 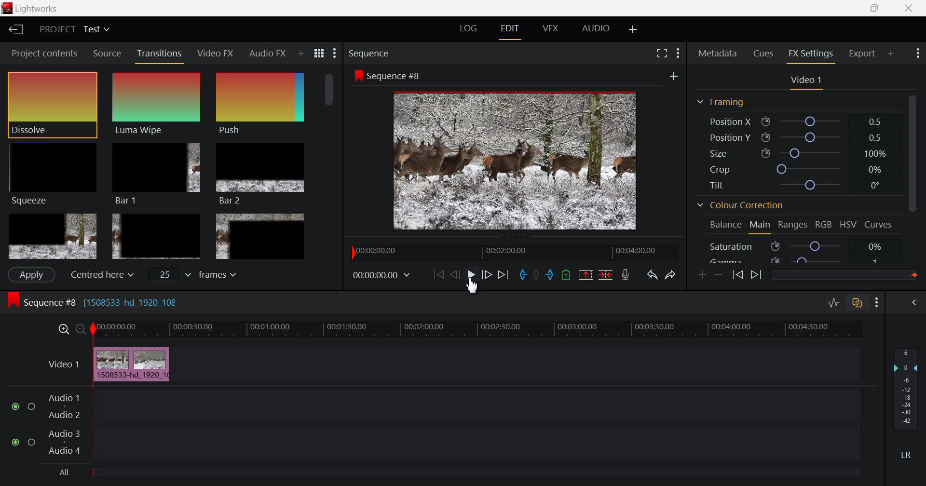 I want to click on Remove all marks, so click(x=536, y=274).